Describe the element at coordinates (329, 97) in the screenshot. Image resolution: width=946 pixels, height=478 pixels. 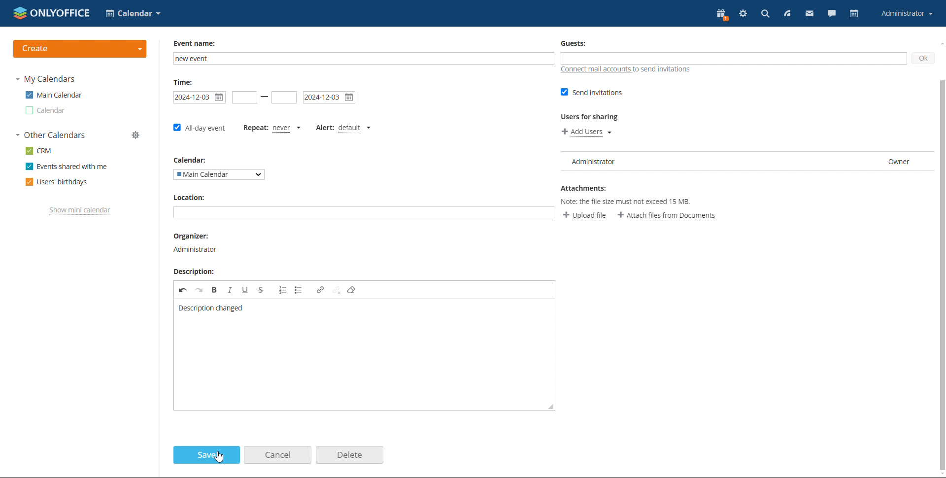
I see `end date` at that location.